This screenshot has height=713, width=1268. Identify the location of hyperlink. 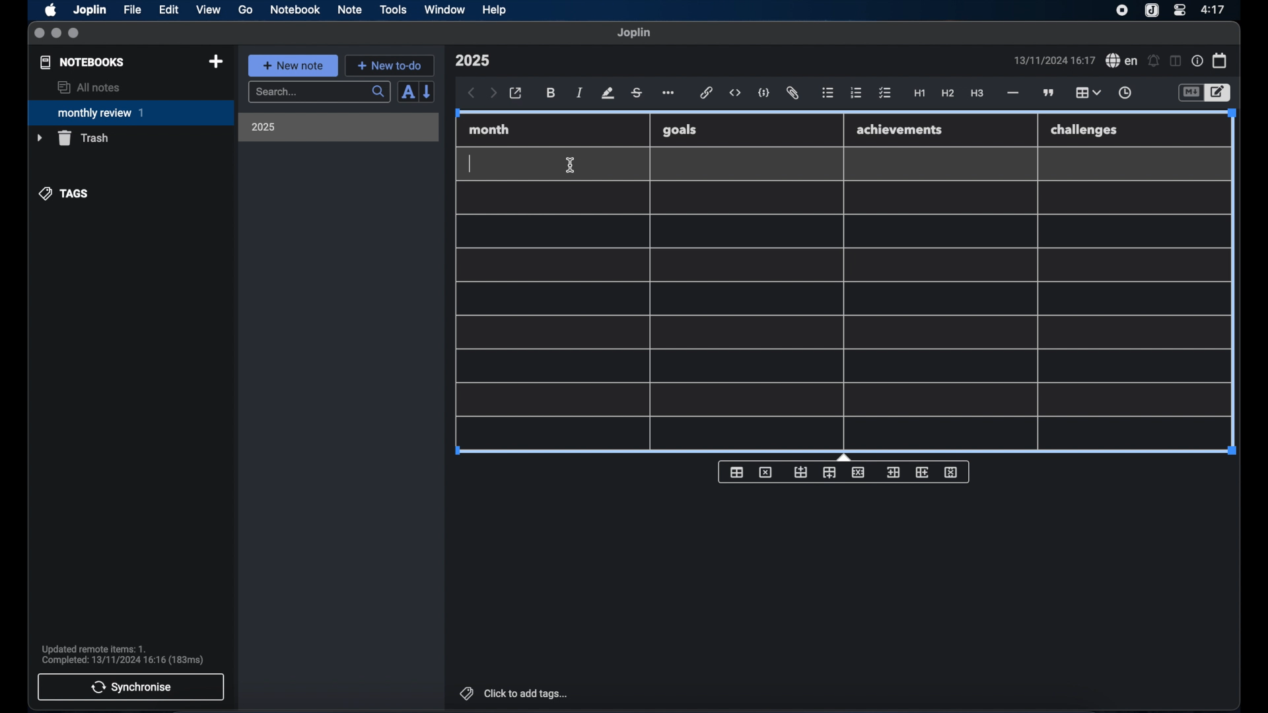
(707, 92).